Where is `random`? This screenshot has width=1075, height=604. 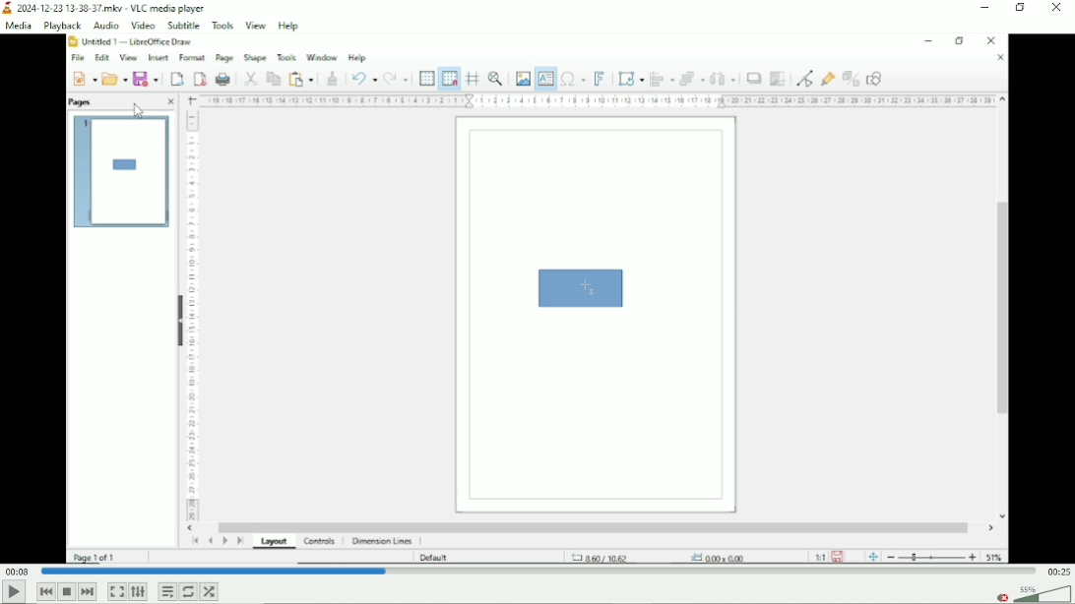
random is located at coordinates (210, 591).